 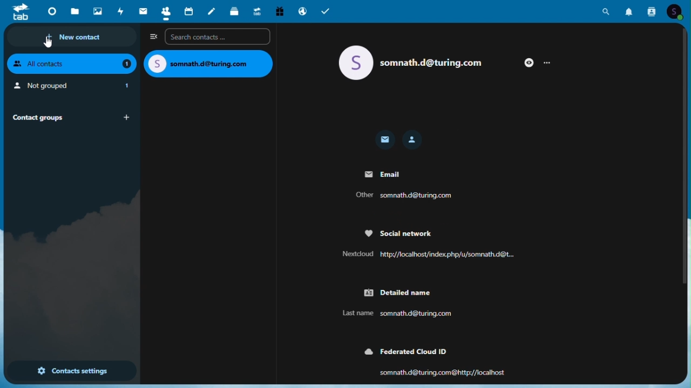 I want to click on Account icon, so click(x=679, y=12).